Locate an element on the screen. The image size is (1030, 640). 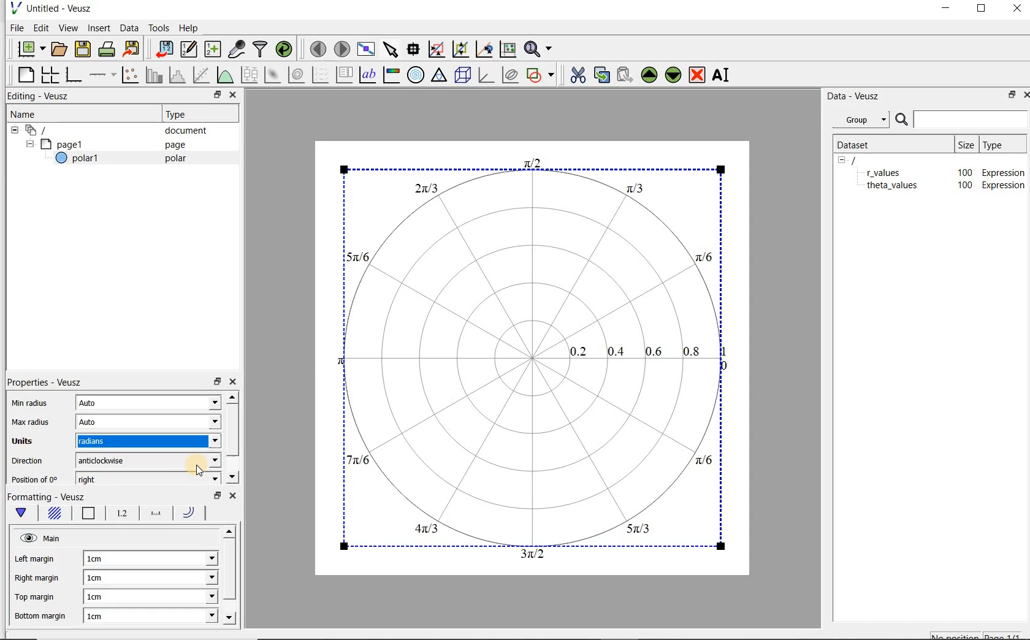
Data - Veusz is located at coordinates (858, 96).